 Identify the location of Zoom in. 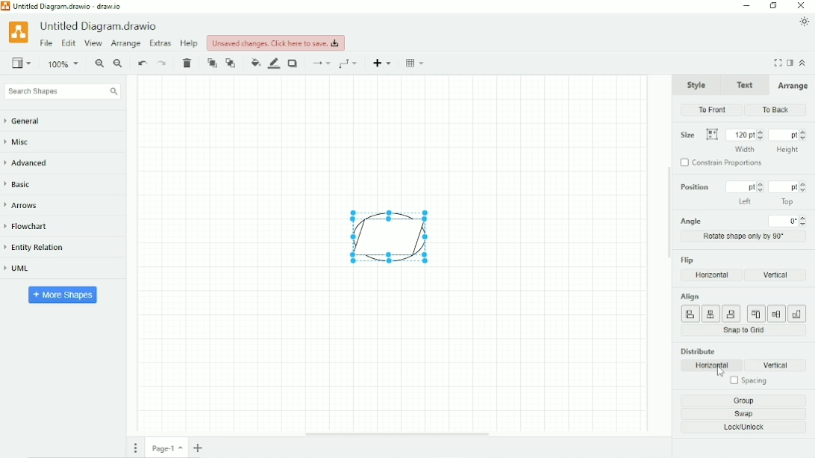
(99, 64).